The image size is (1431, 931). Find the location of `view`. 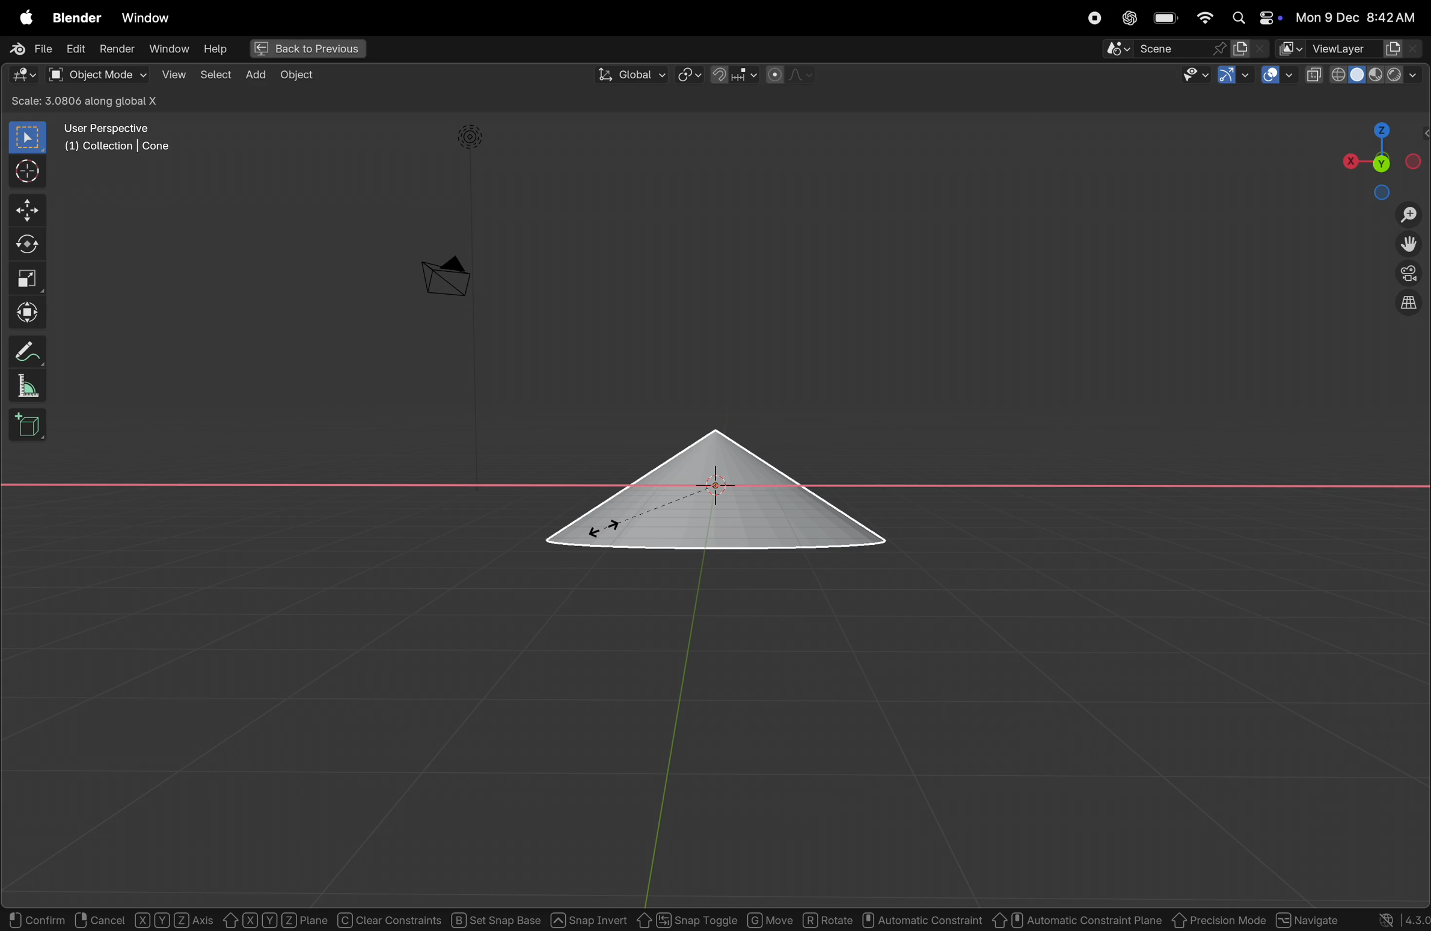

view is located at coordinates (170, 75).